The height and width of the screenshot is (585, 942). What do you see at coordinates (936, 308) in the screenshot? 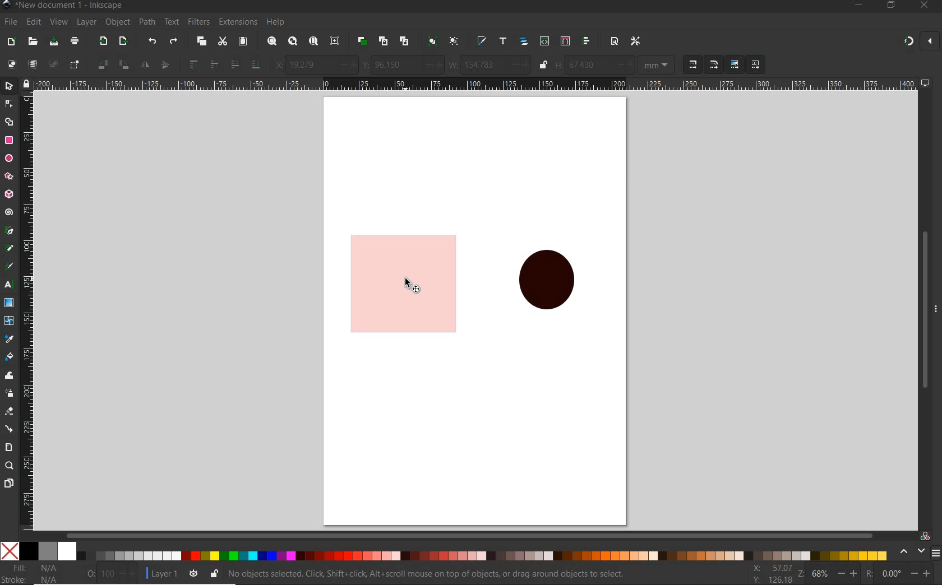
I see `hide` at bounding box center [936, 308].